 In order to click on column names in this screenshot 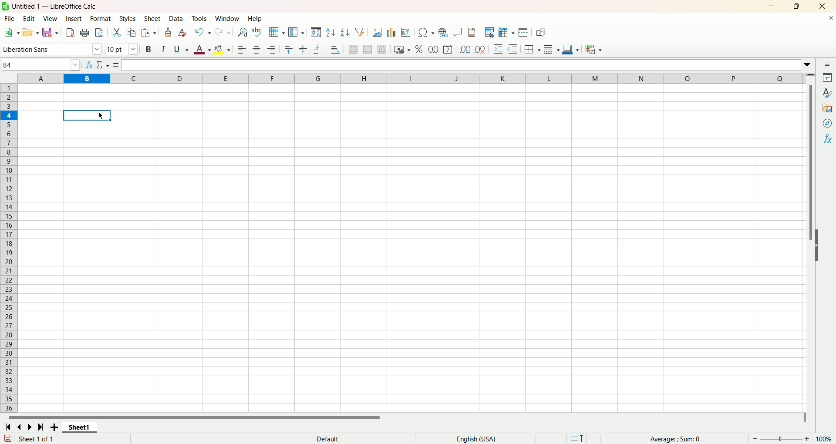, I will do `click(411, 77)`.